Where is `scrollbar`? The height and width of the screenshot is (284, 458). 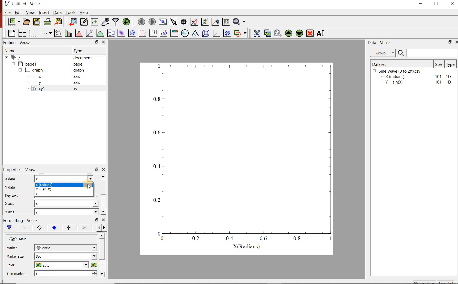 scrollbar is located at coordinates (103, 187).